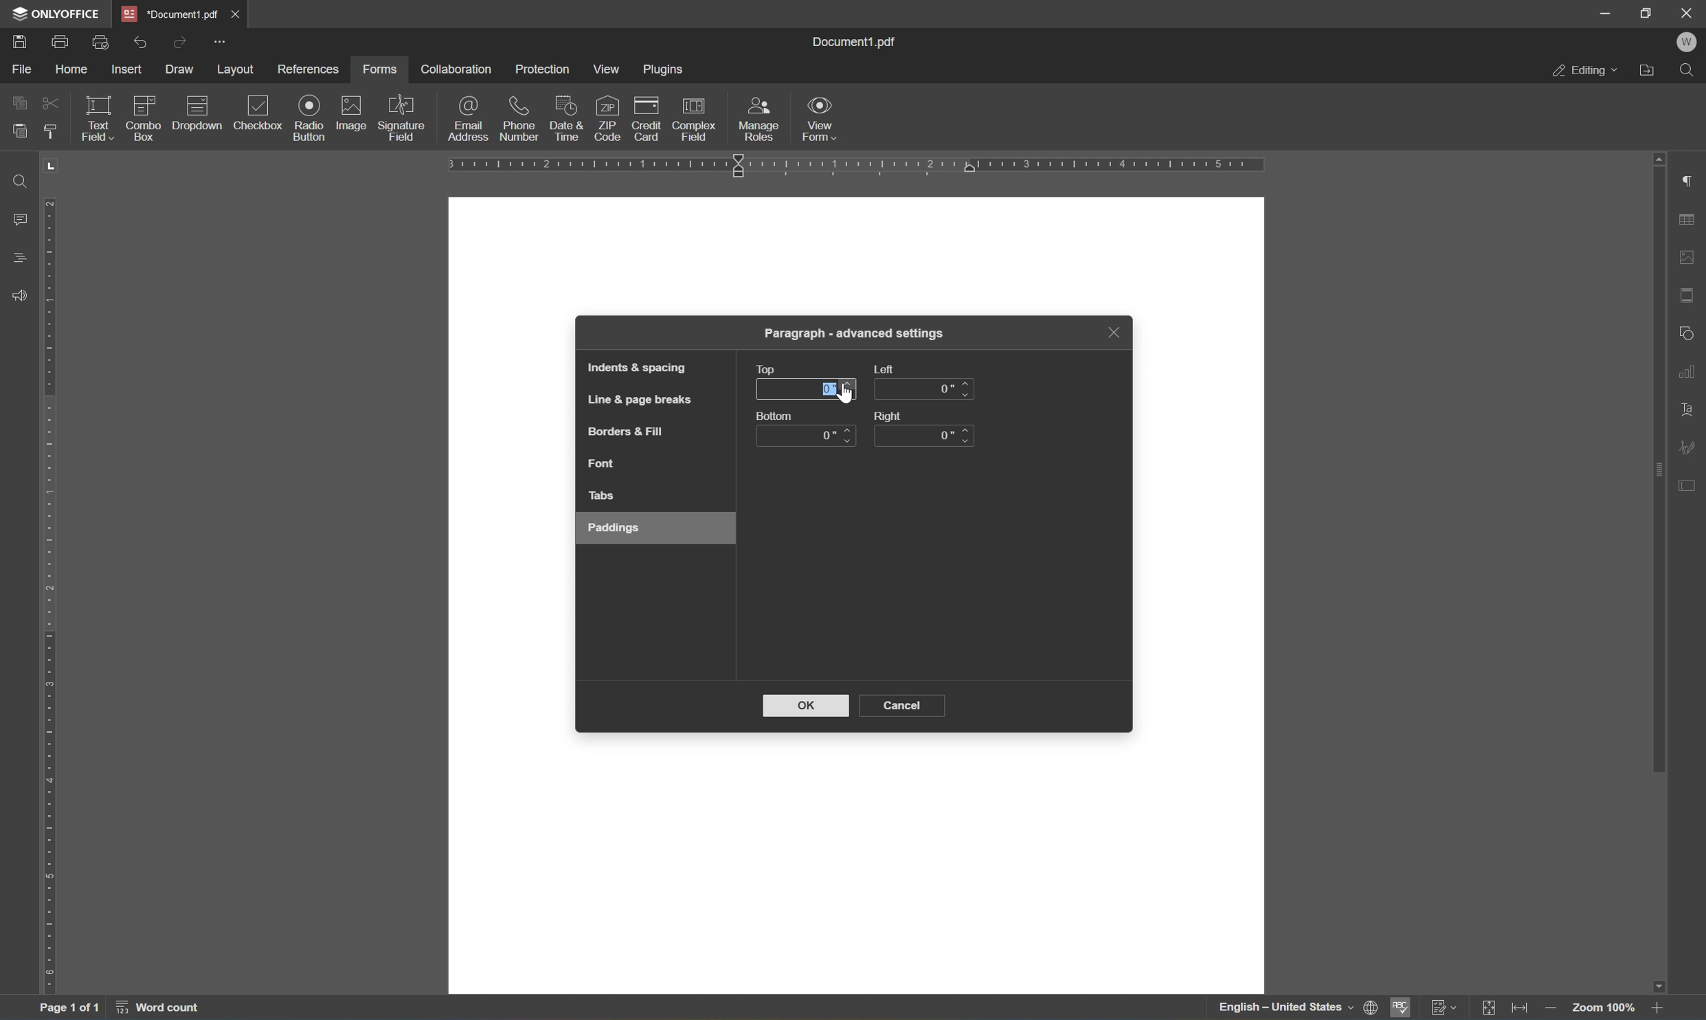  I want to click on button, so click(774, 416).